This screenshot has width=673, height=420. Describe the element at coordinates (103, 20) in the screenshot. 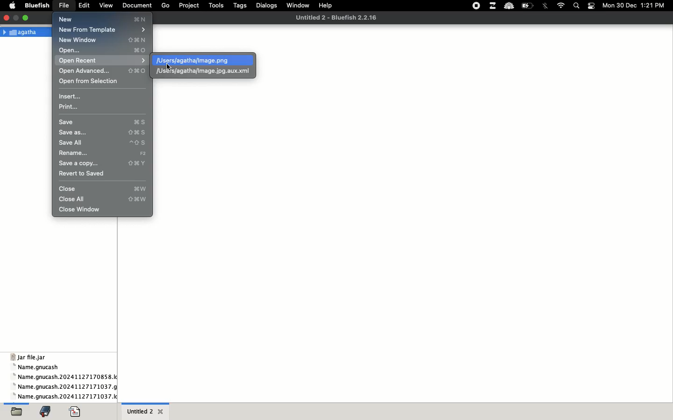

I see `new` at that location.